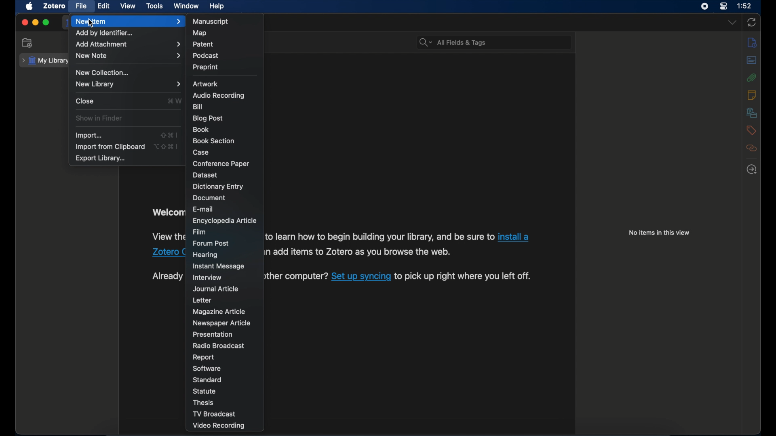  Describe the element at coordinates (187, 6) in the screenshot. I see `window` at that location.